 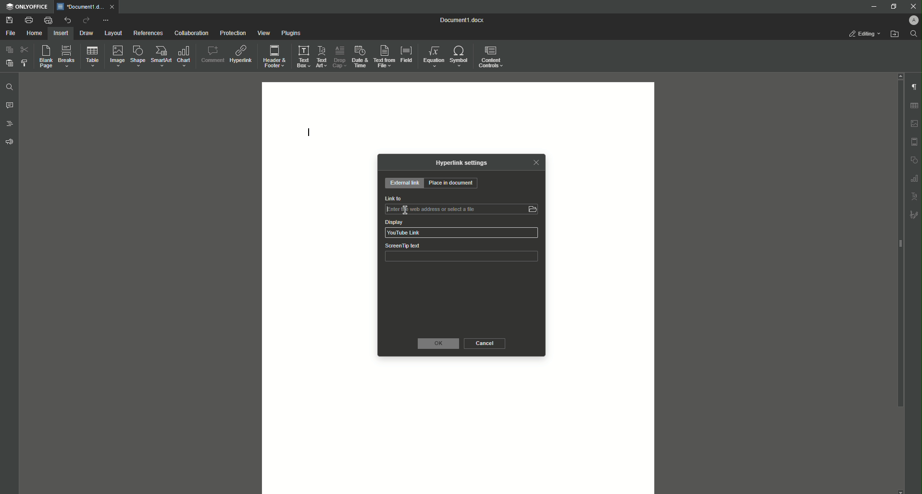 What do you see at coordinates (28, 19) in the screenshot?
I see `Print` at bounding box center [28, 19].